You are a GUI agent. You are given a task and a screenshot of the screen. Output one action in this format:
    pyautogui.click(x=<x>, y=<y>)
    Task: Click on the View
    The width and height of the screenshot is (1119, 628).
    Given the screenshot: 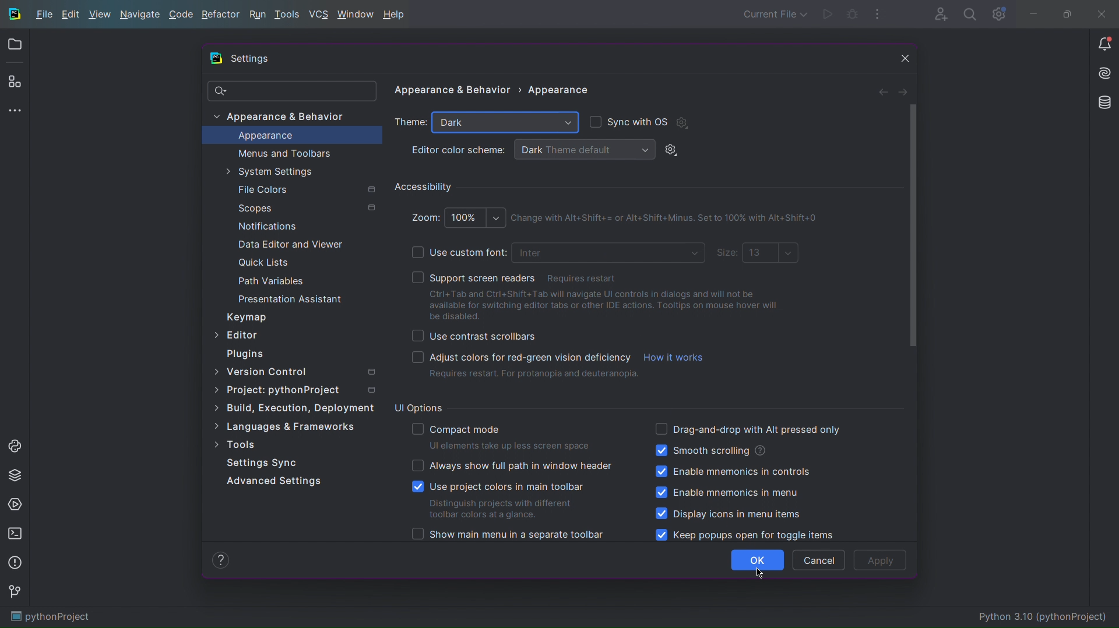 What is the action you would take?
    pyautogui.click(x=100, y=14)
    